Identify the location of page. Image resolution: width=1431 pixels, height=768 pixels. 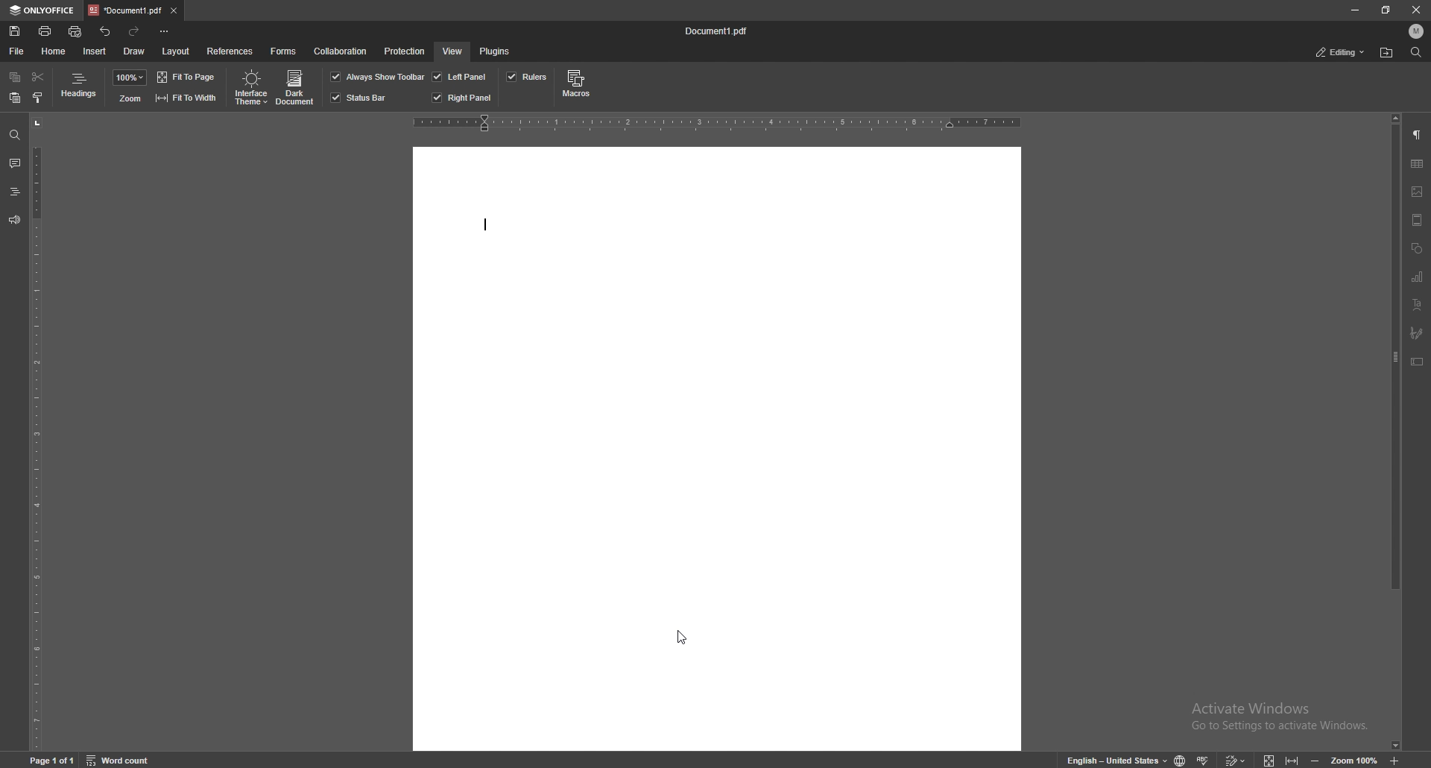
(54, 760).